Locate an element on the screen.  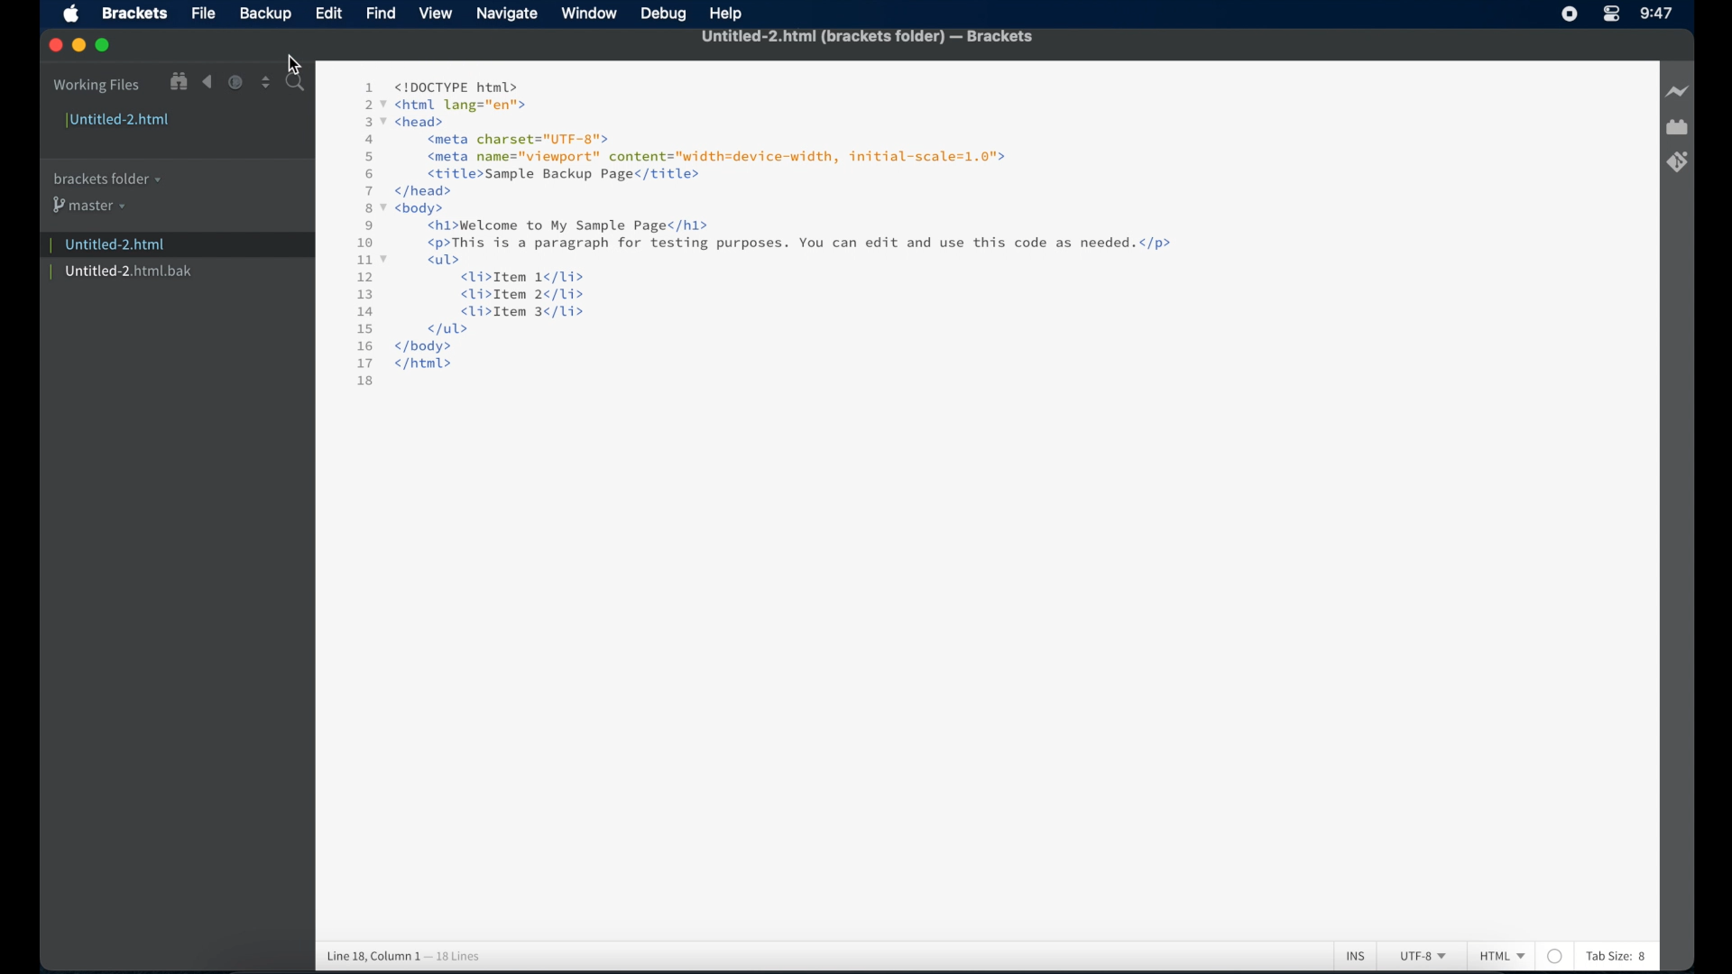
brackets is located at coordinates (135, 13).